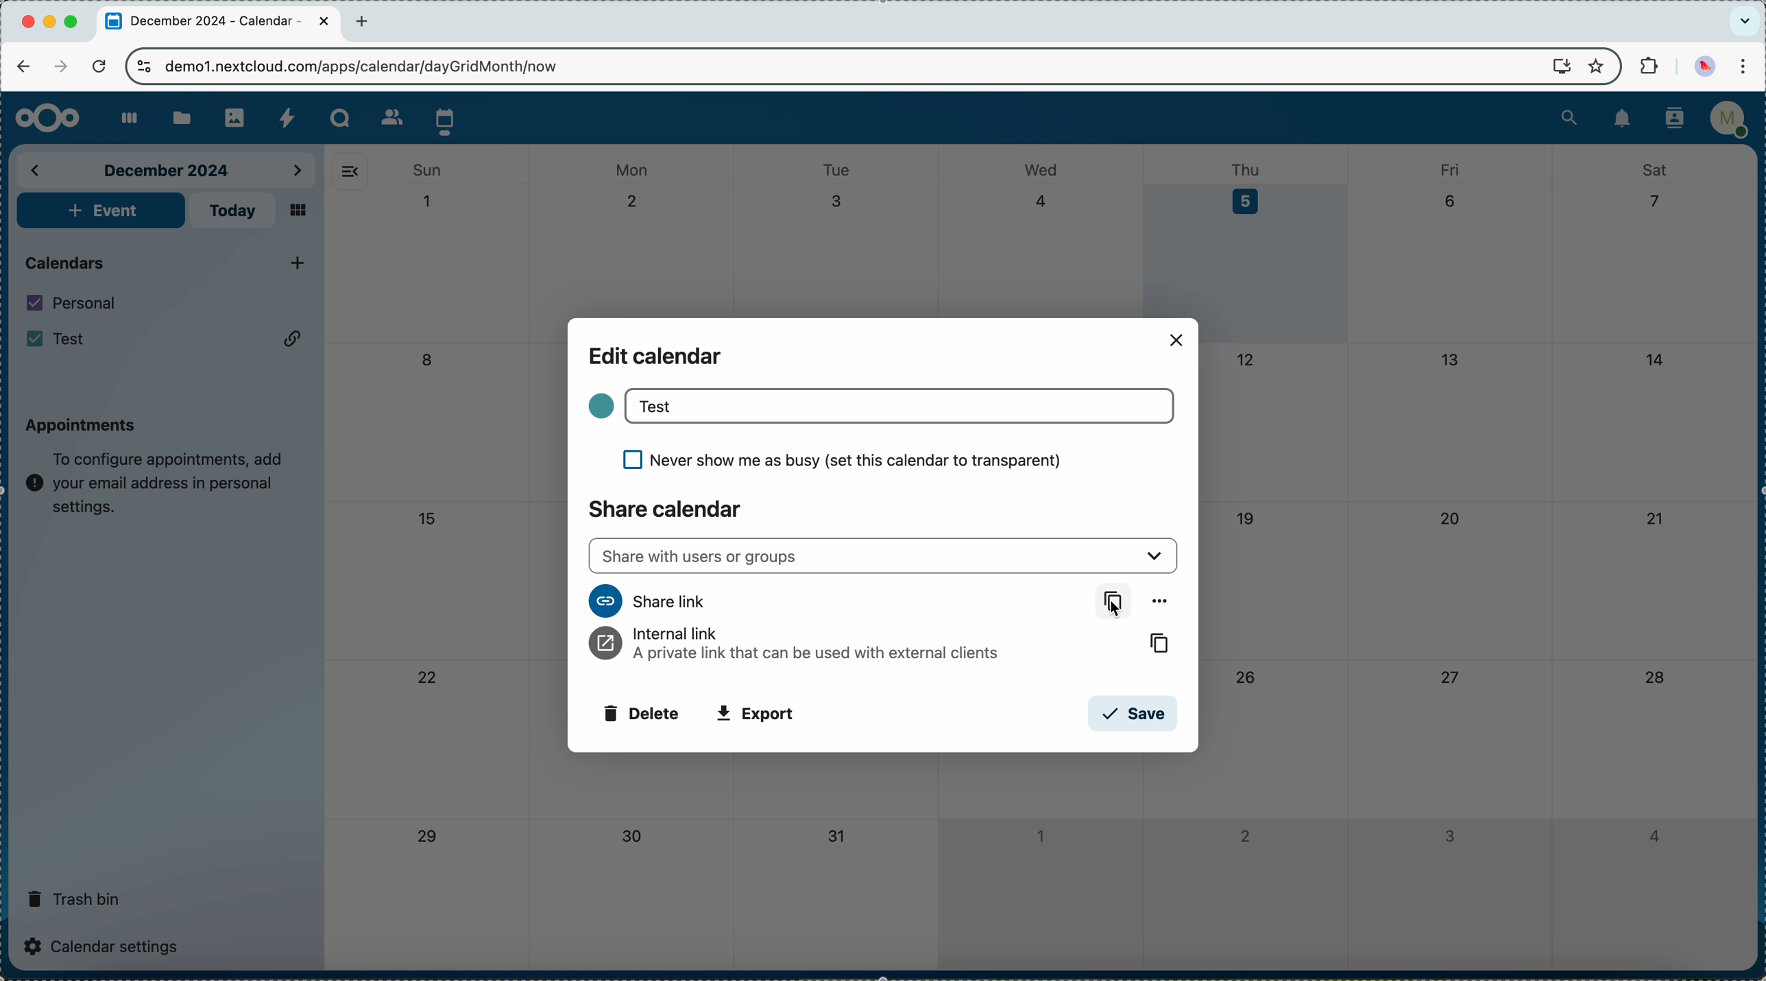 The height and width of the screenshot is (981, 1766). What do you see at coordinates (1131, 712) in the screenshot?
I see `save button` at bounding box center [1131, 712].